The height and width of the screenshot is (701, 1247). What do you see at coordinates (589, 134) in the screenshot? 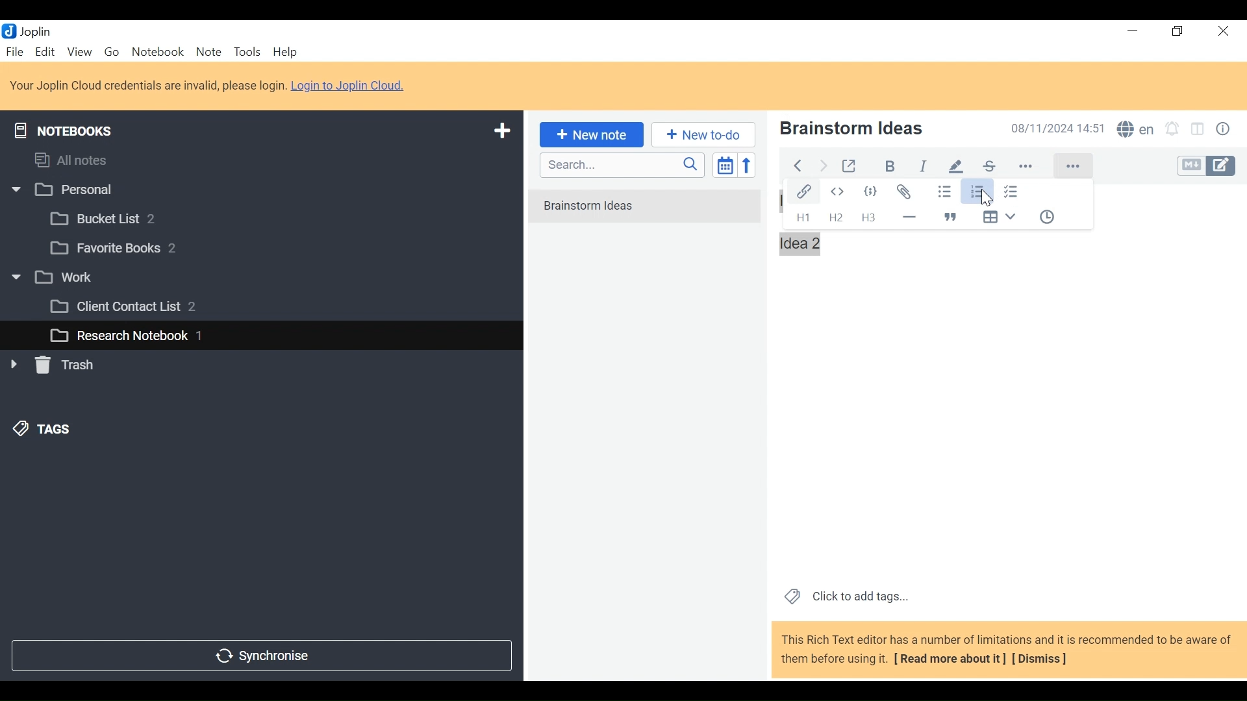
I see `New note` at bounding box center [589, 134].